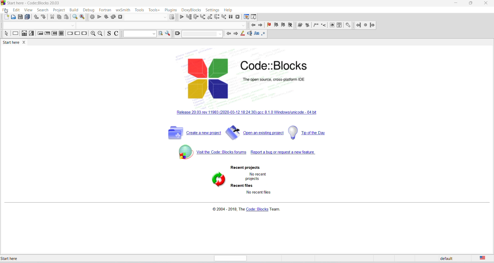 Image resolution: width=494 pixels, height=263 pixels. I want to click on redo, so click(43, 16).